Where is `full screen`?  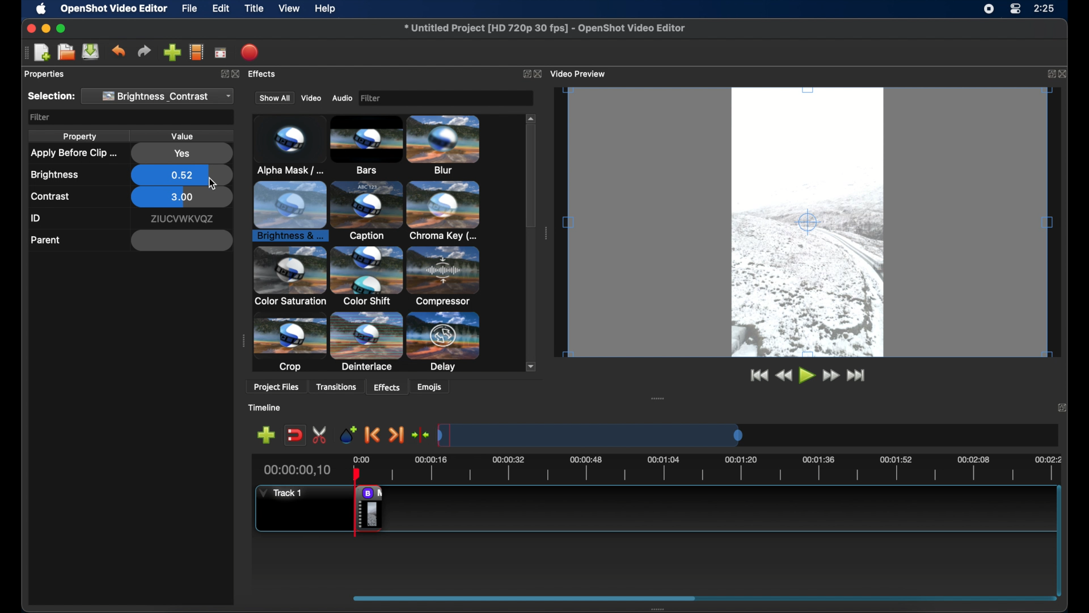 full screen is located at coordinates (221, 53).